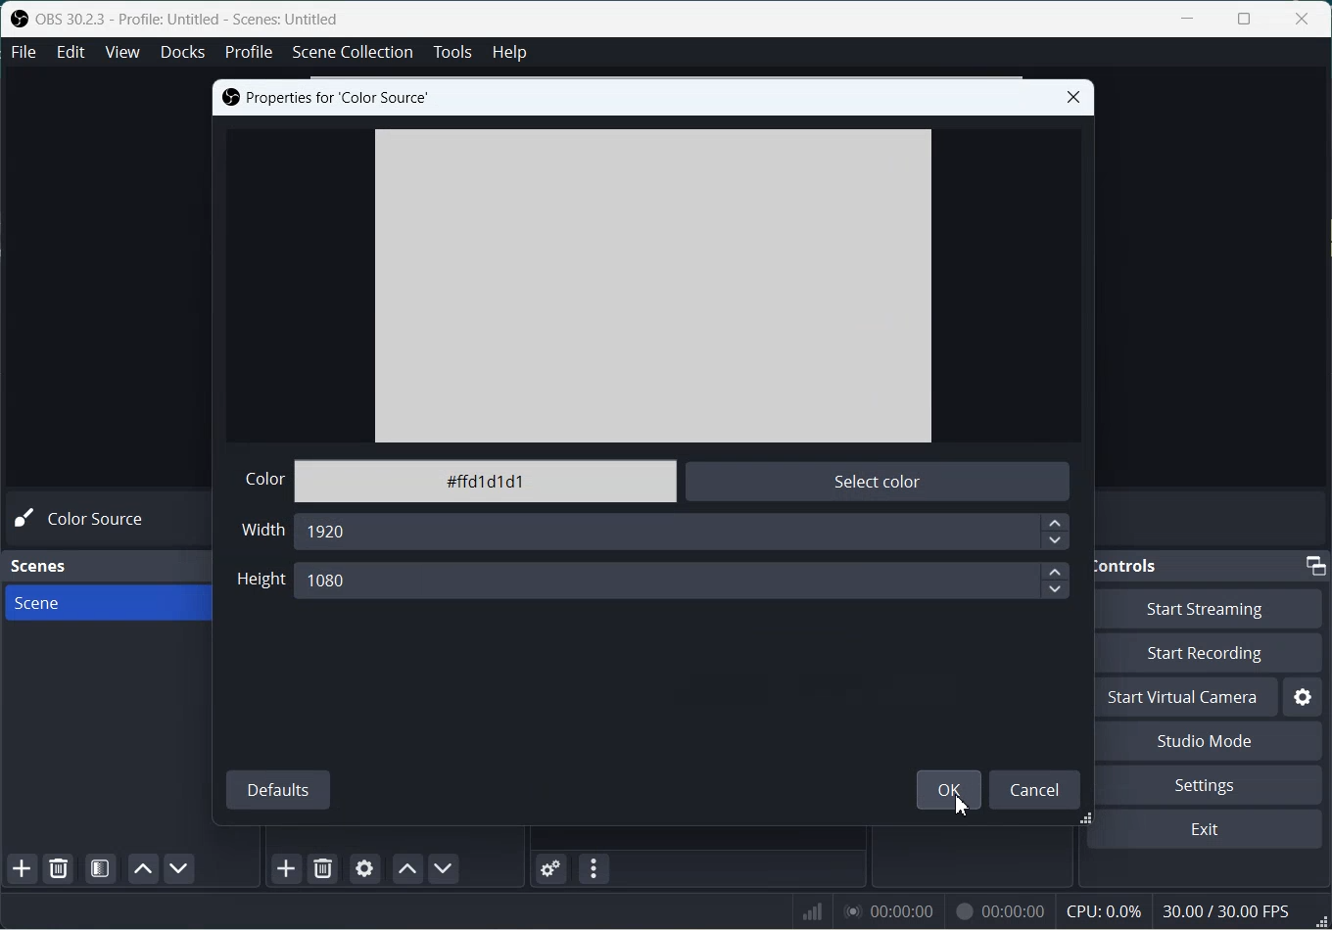 Image resolution: width=1332 pixels, height=930 pixels. Describe the element at coordinates (248, 52) in the screenshot. I see `Profile` at that location.